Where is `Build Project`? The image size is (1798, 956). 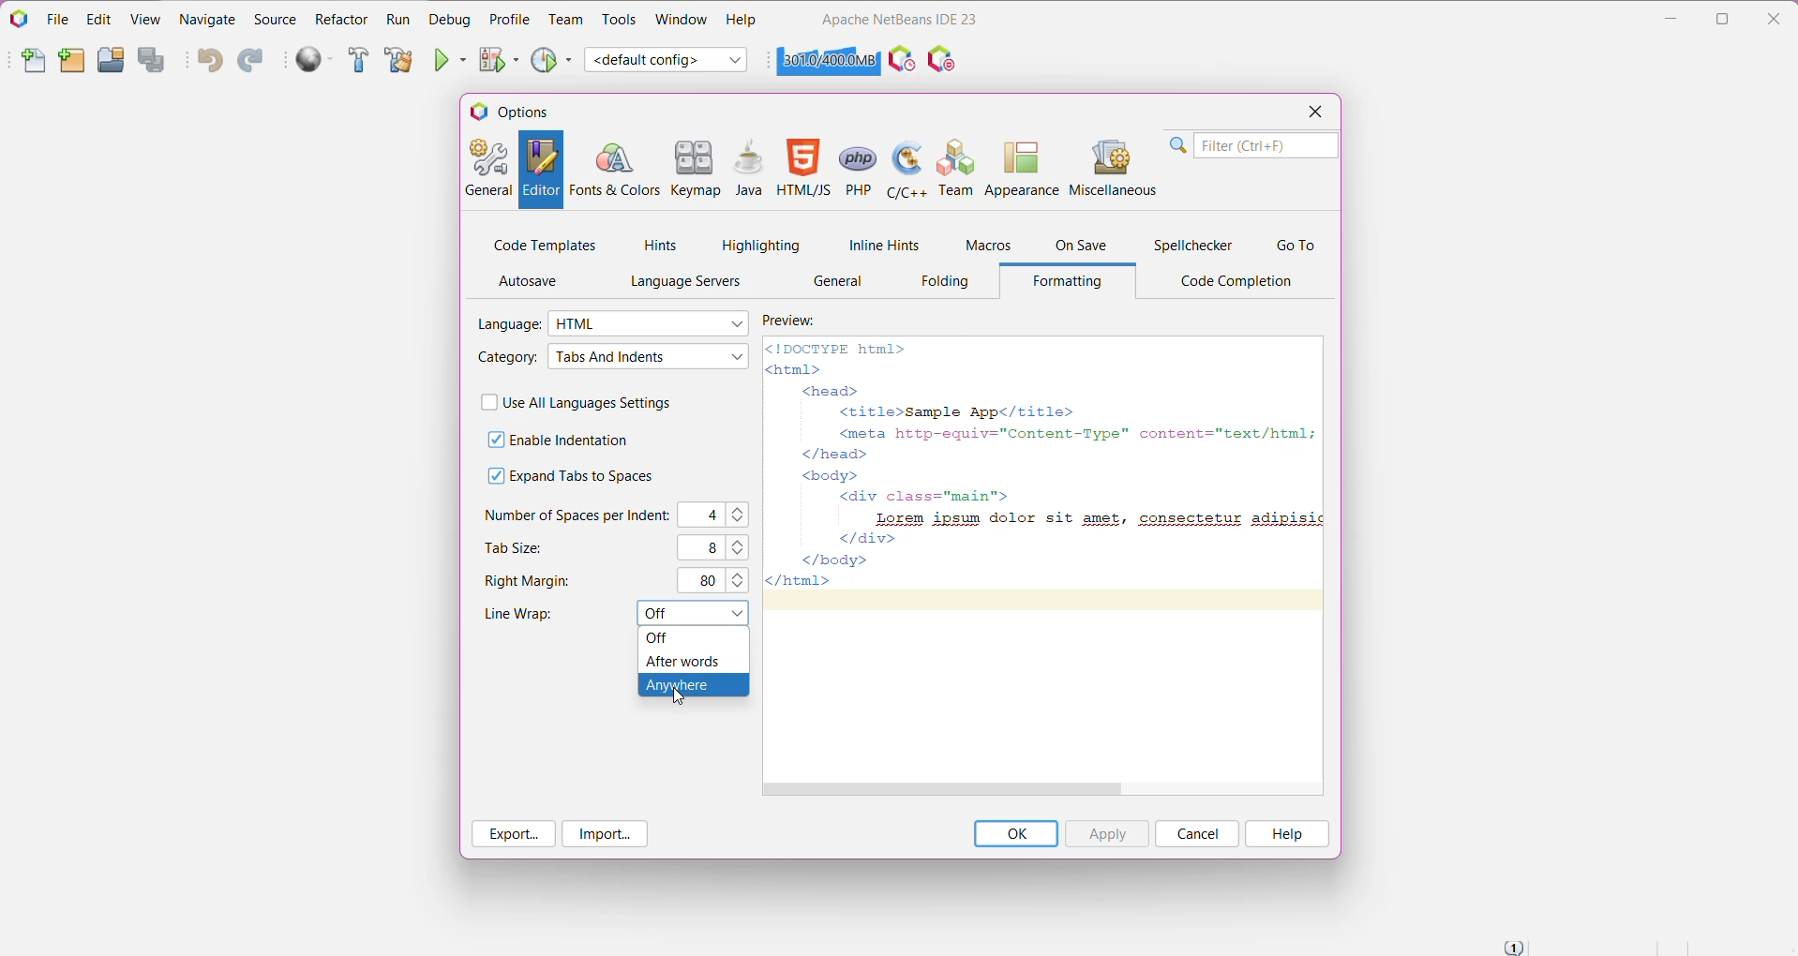
Build Project is located at coordinates (359, 61).